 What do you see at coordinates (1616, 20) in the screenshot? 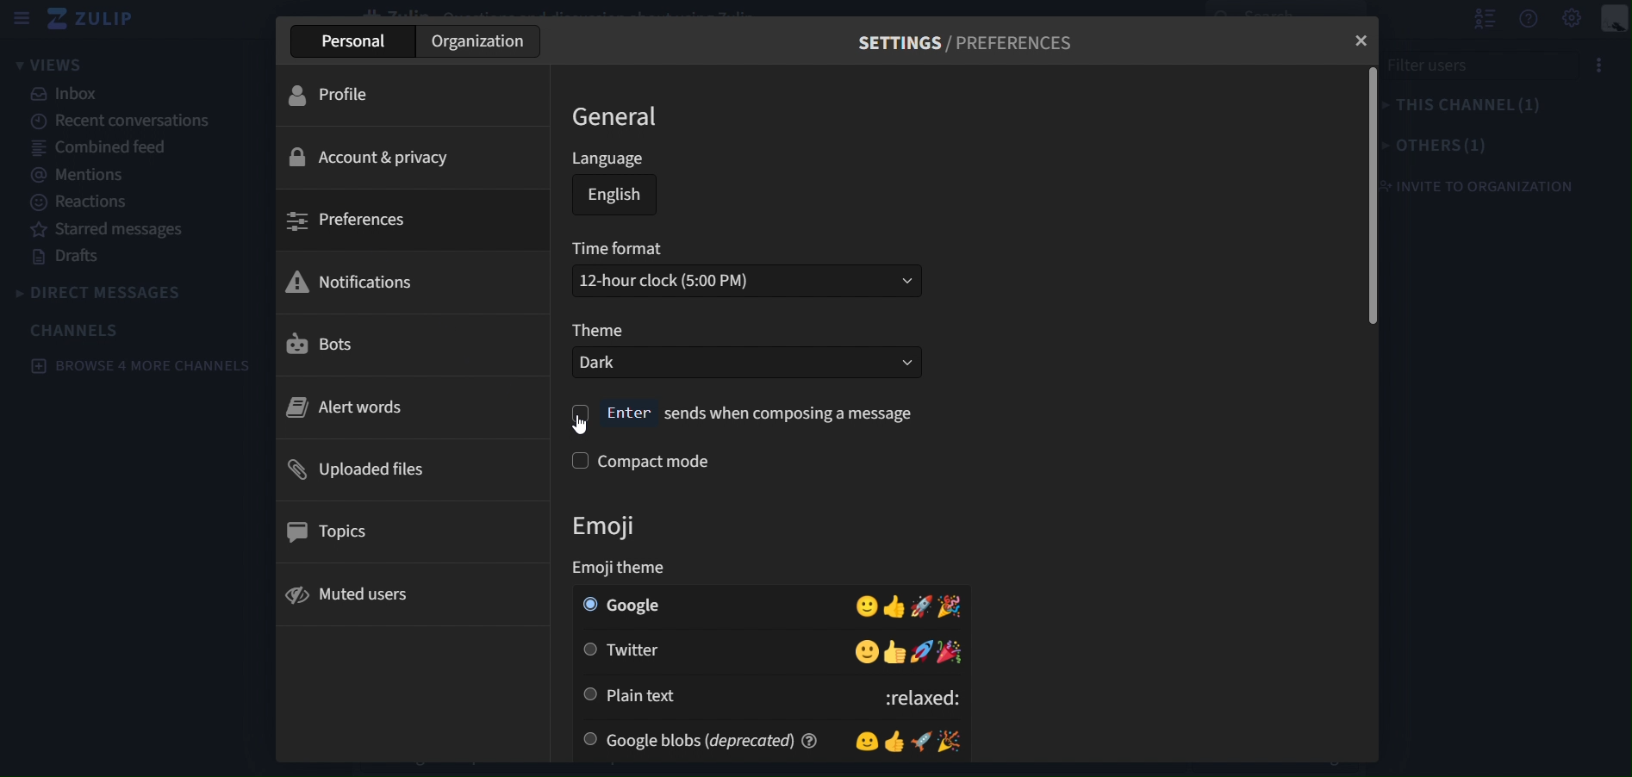
I see `personal menu` at bounding box center [1616, 20].